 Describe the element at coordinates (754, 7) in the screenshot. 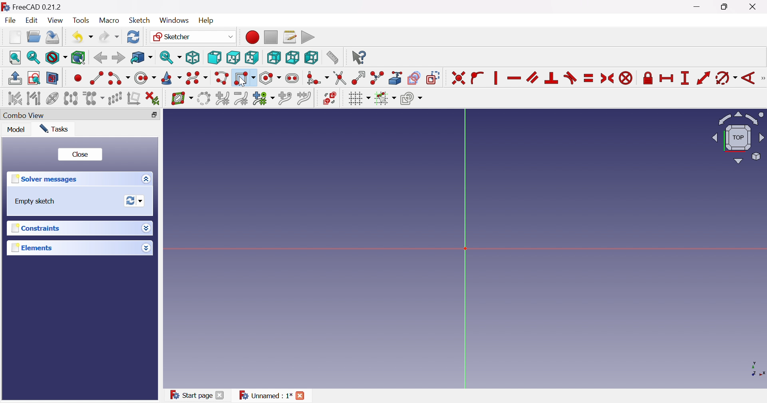

I see `Close` at that location.